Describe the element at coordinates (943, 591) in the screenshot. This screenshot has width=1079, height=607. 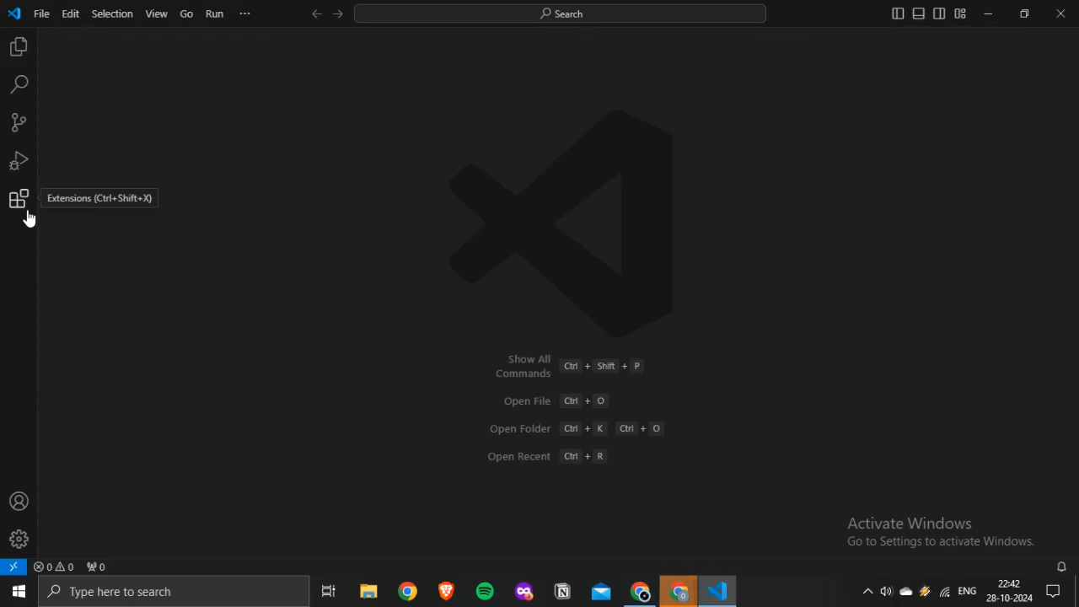
I see `Wifi` at that location.